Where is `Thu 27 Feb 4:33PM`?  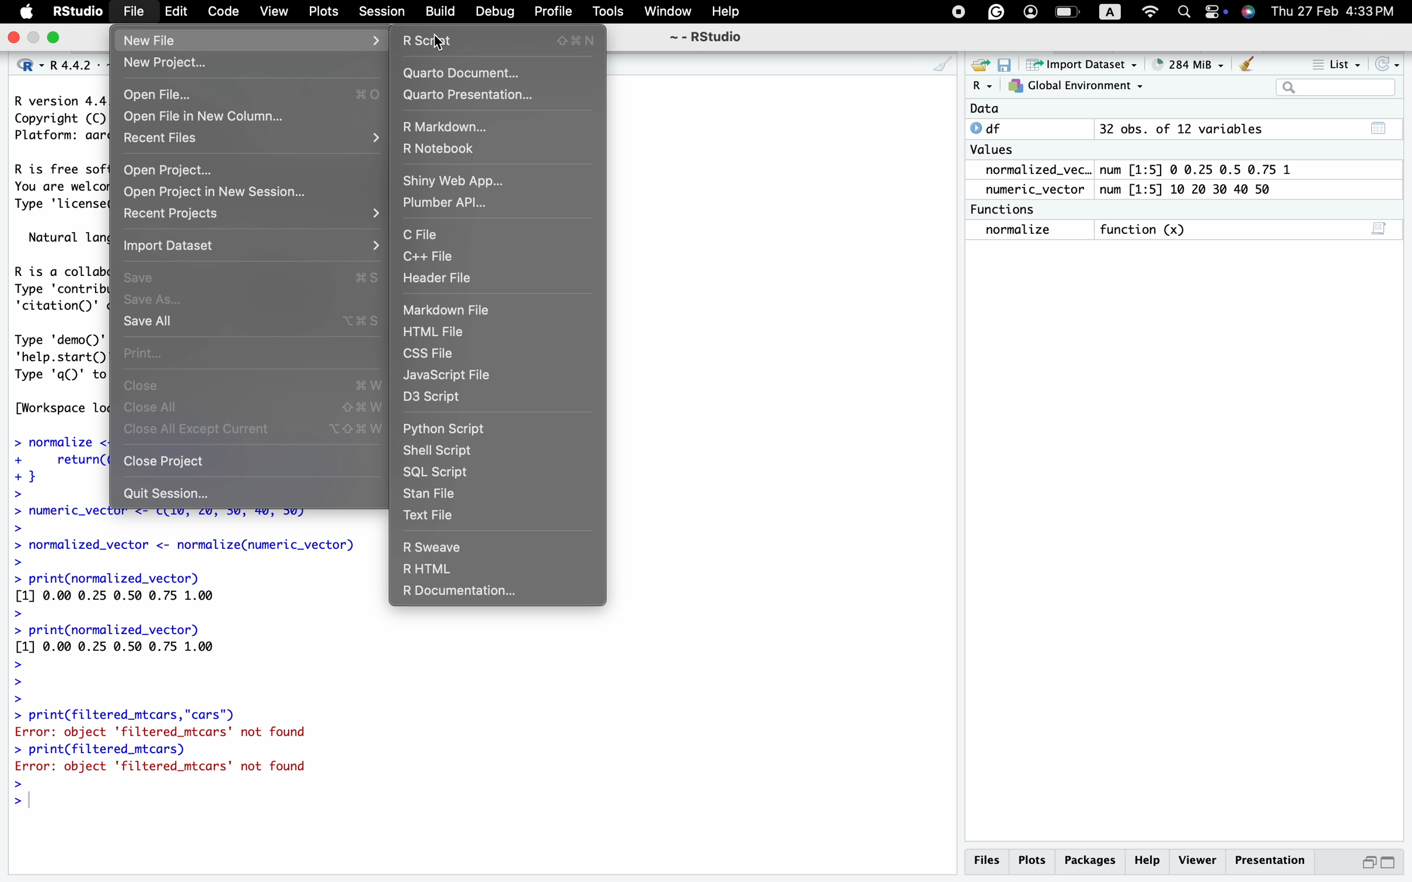
Thu 27 Feb 4:33PM is located at coordinates (1334, 12).